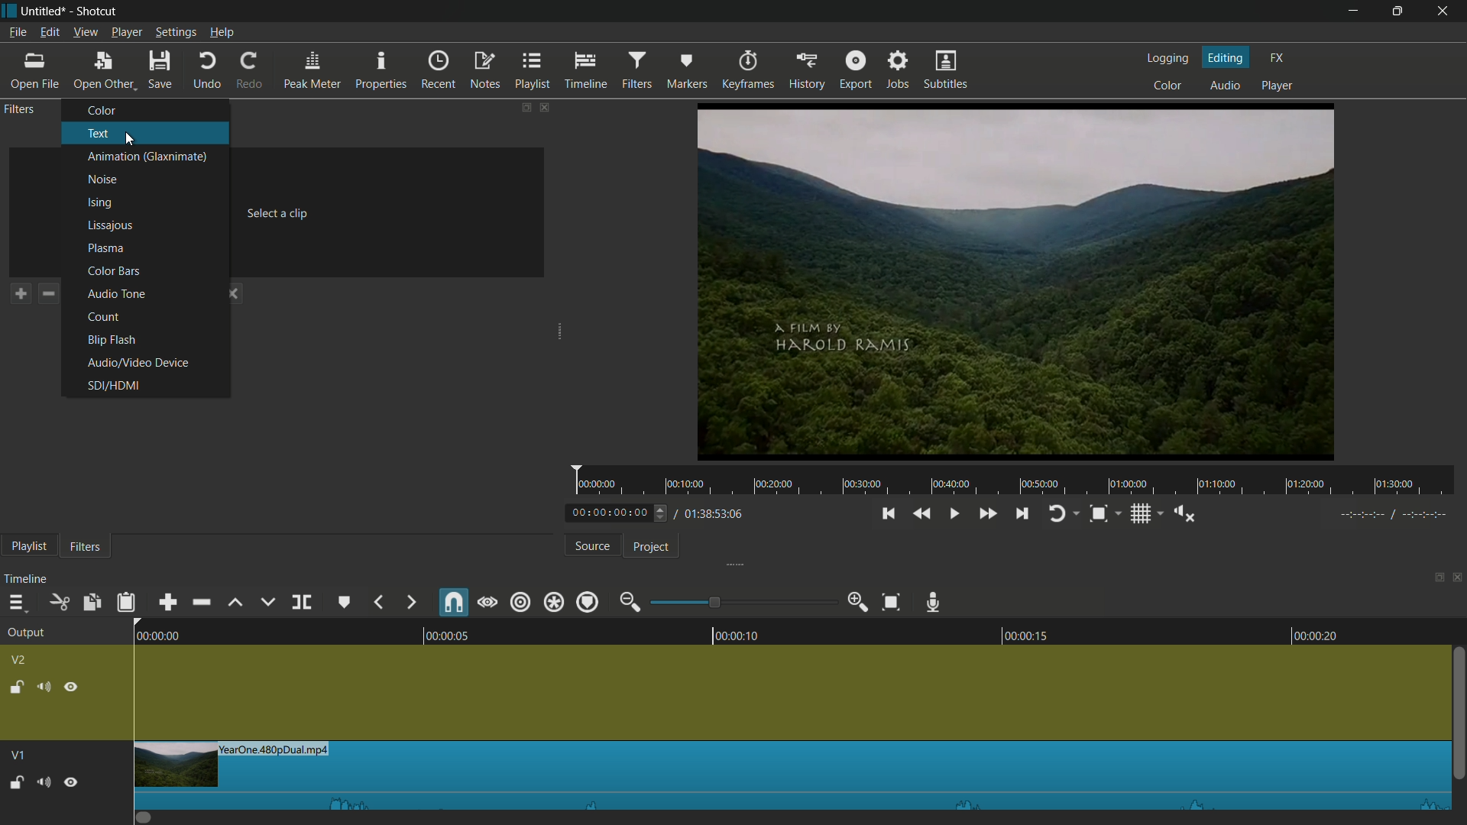 Image resolution: width=1467 pixels, height=825 pixels. I want to click on toggle grid, so click(1139, 513).